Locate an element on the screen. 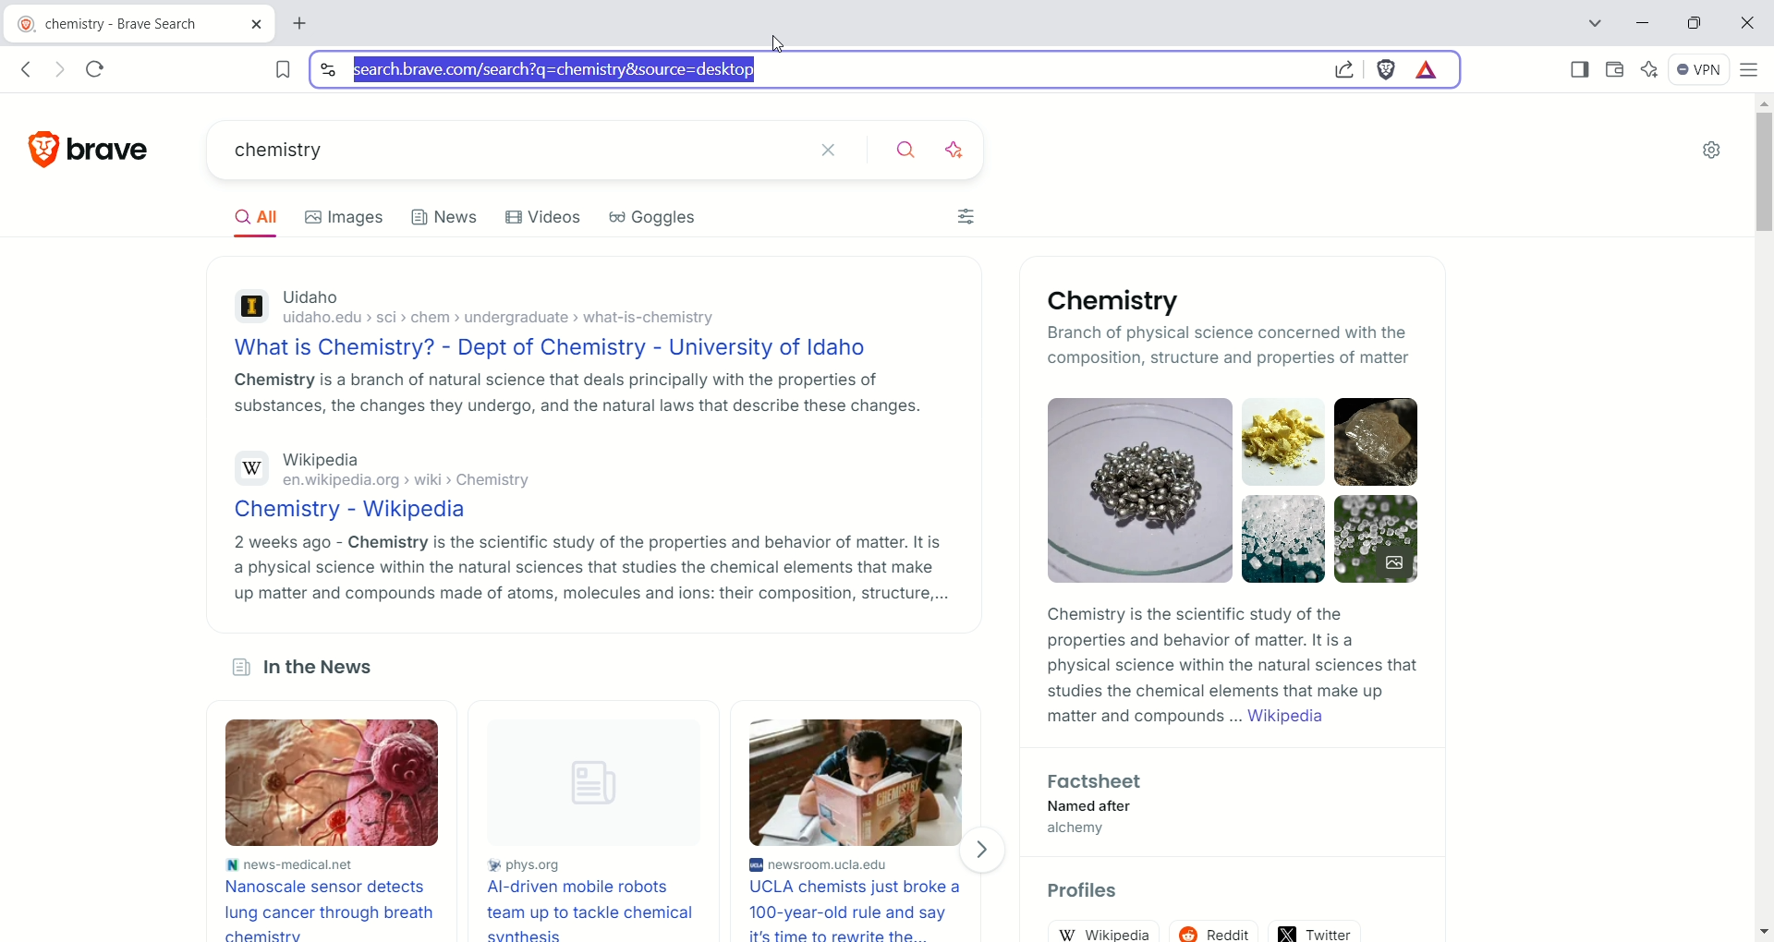 This screenshot has height=942, width=1774. search is located at coordinates (513, 151).